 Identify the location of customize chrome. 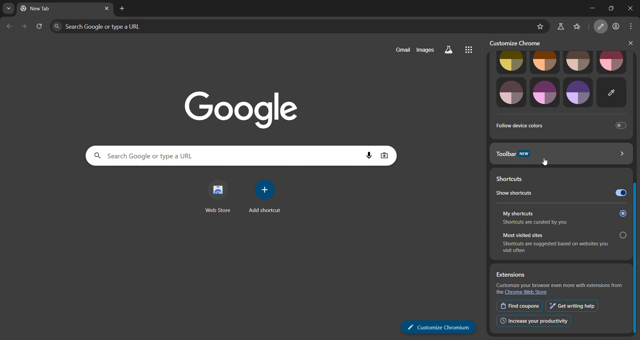
(602, 27).